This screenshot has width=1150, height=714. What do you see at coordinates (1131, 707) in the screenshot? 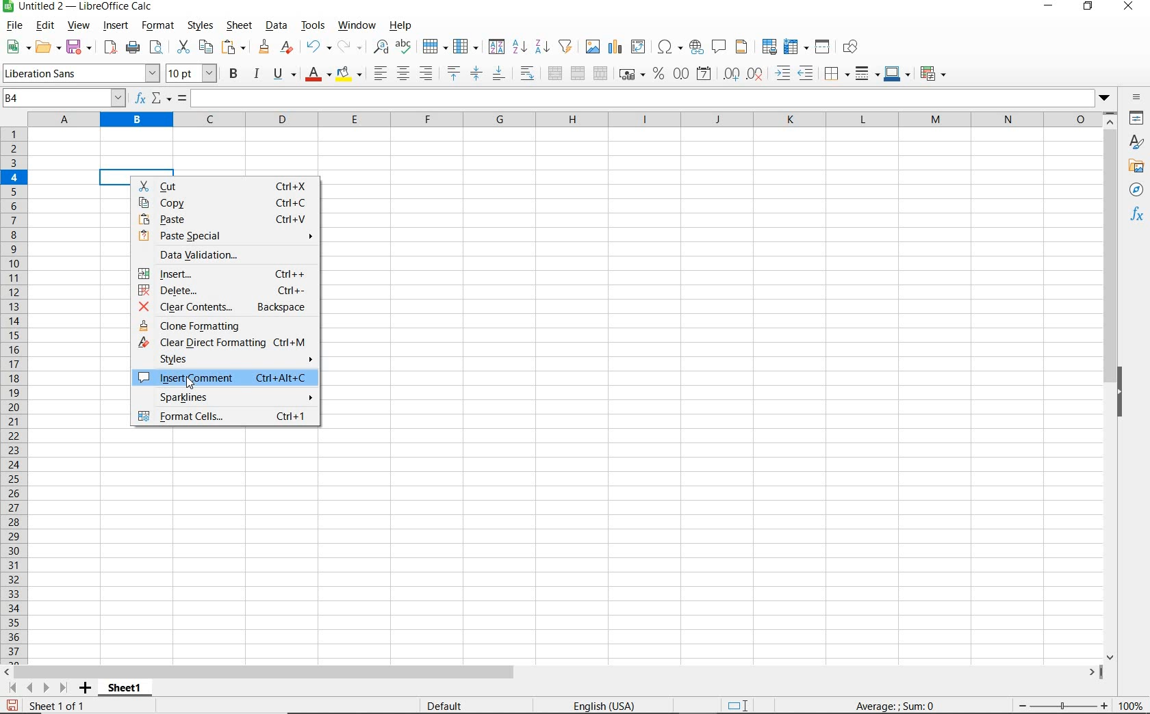
I see `zoom factor` at bounding box center [1131, 707].